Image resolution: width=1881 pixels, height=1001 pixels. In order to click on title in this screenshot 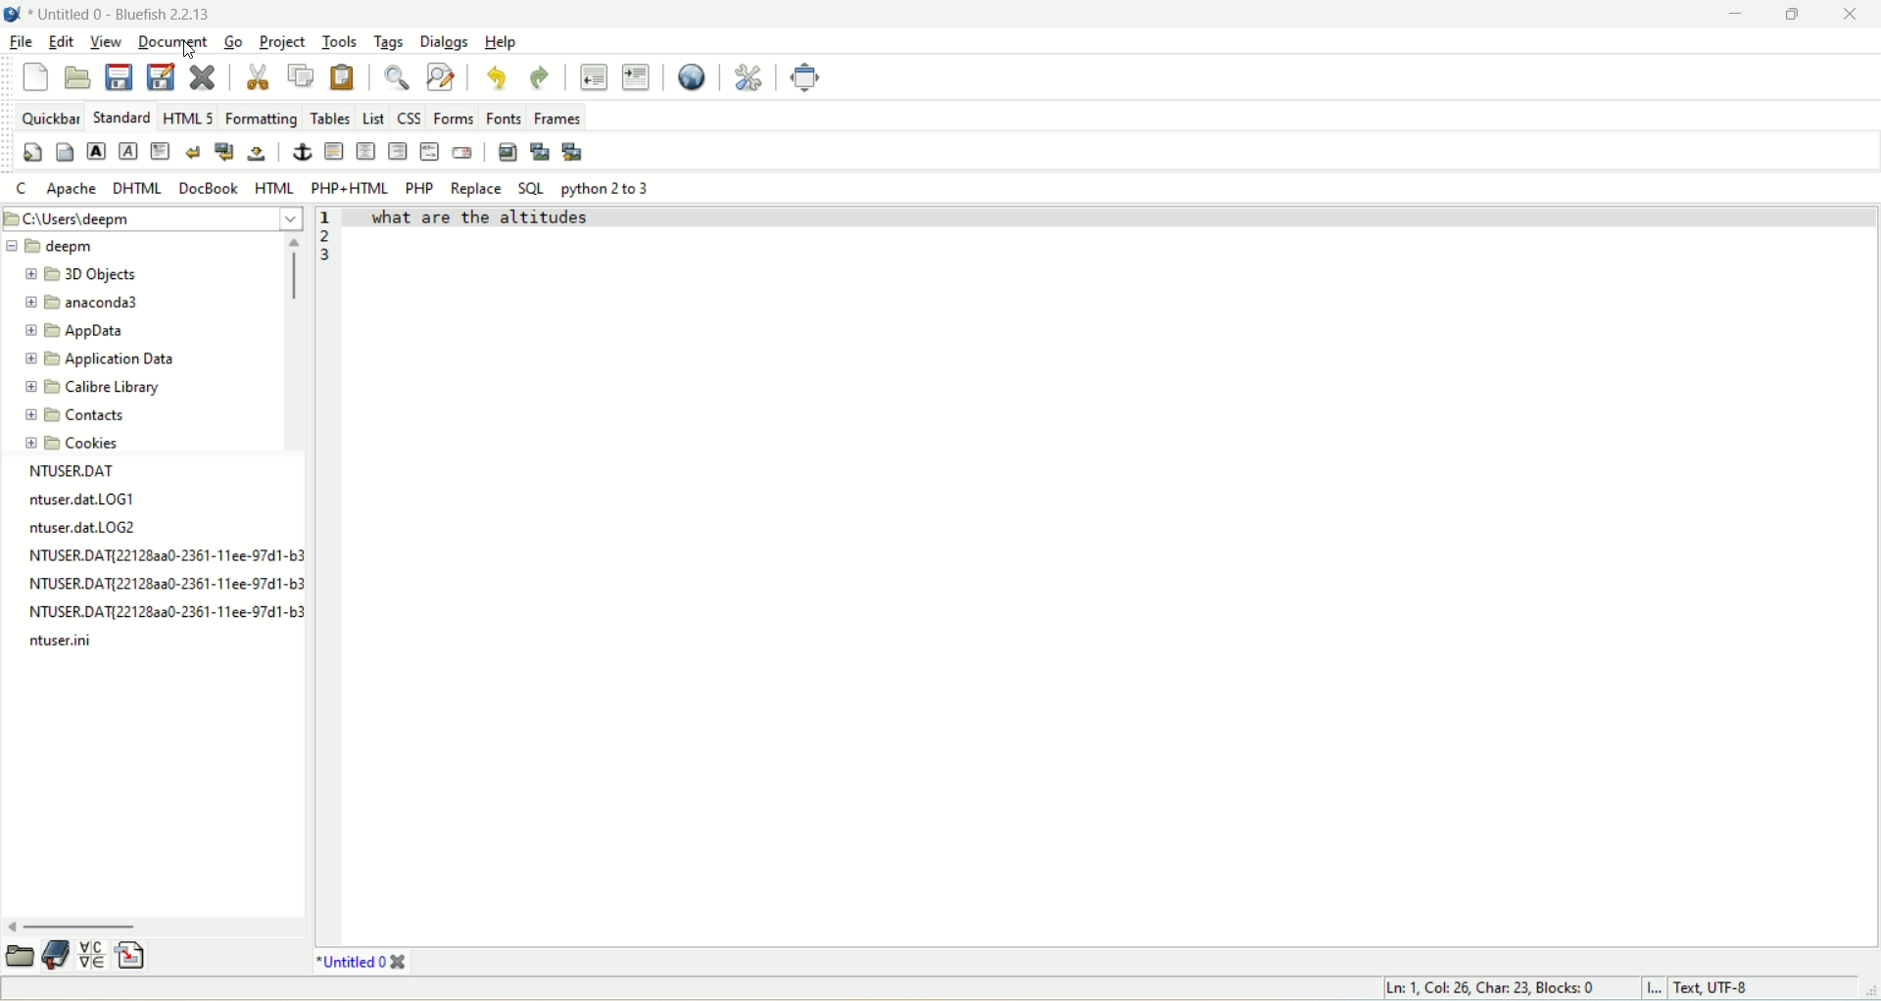, I will do `click(360, 964)`.